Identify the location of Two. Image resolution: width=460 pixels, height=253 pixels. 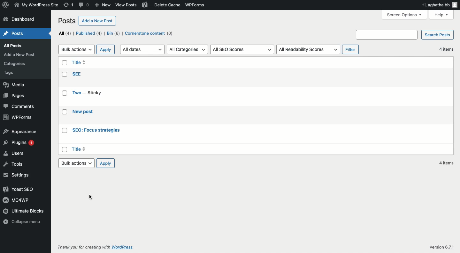
(90, 92).